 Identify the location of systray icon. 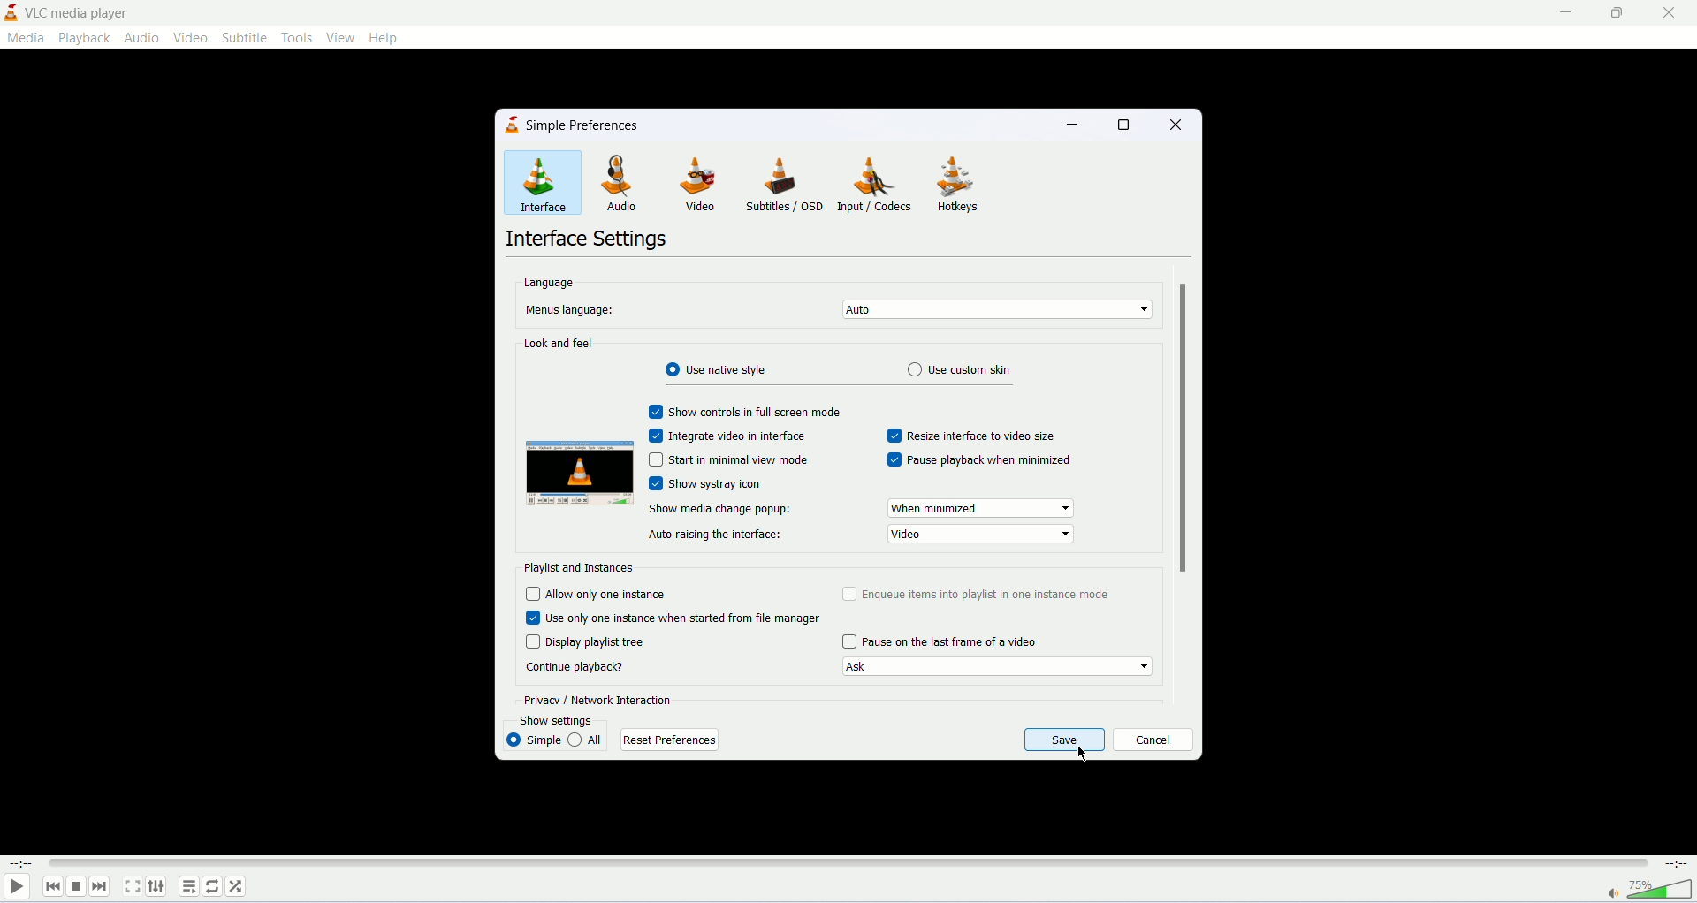
(719, 482).